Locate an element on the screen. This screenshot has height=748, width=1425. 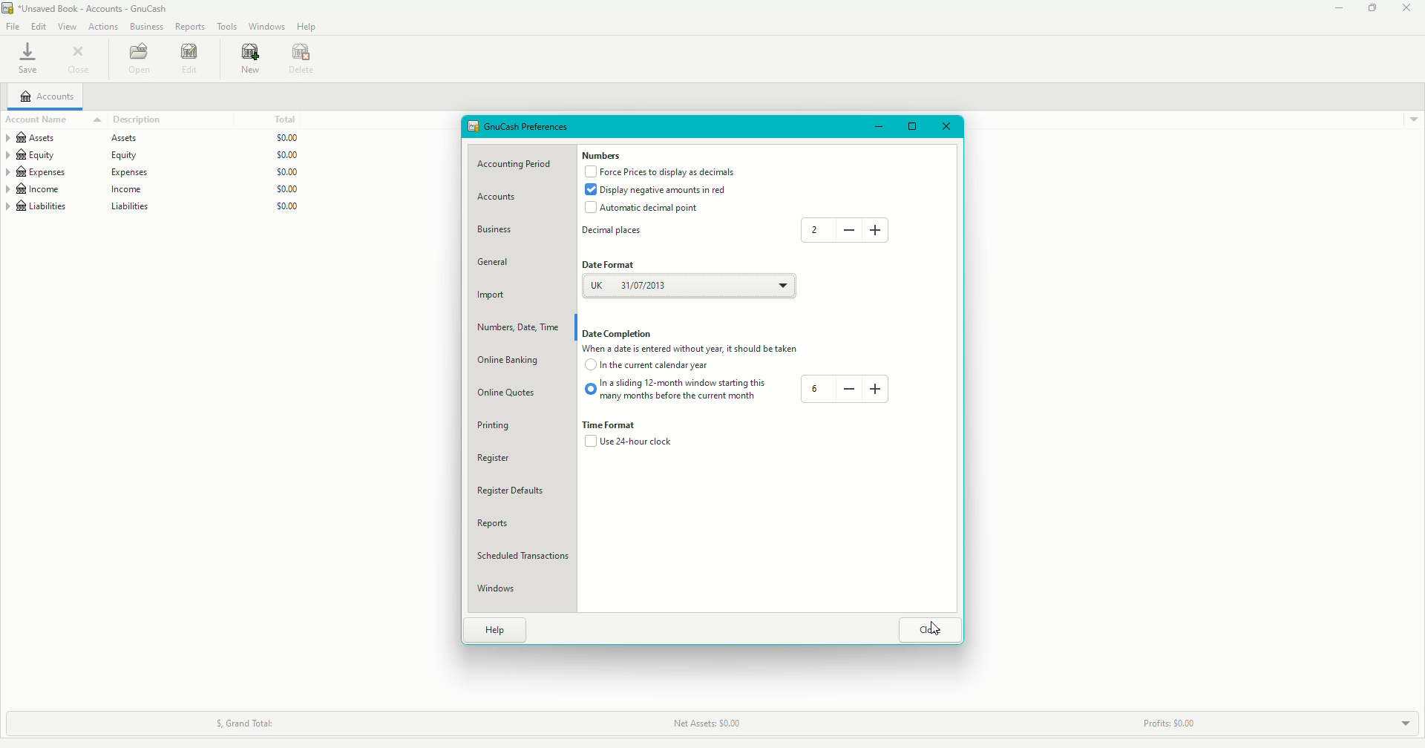
Minus is located at coordinates (848, 388).